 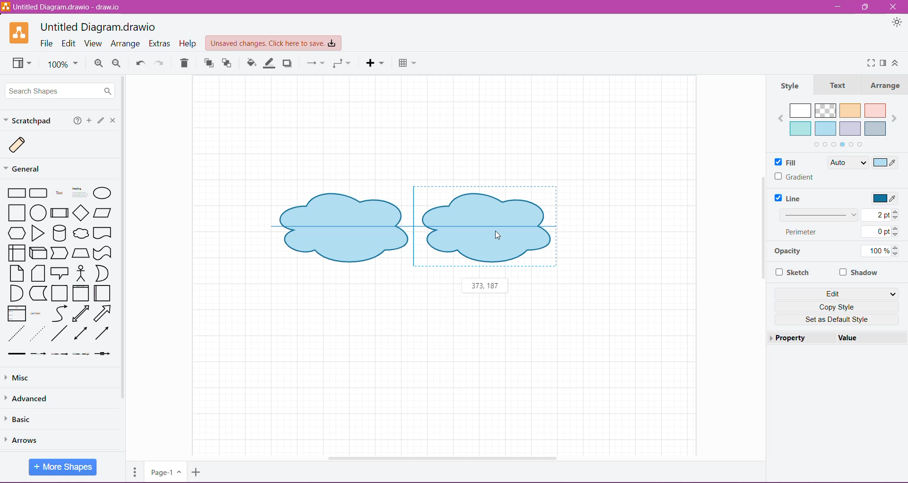 I want to click on 100%, so click(x=883, y=251).